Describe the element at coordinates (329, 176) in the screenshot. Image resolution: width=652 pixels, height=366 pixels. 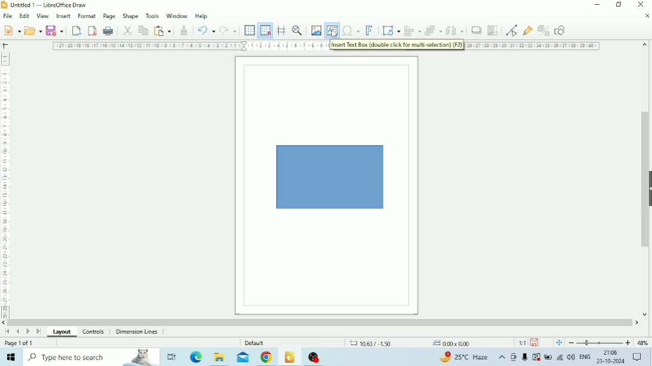
I see `Shape` at that location.